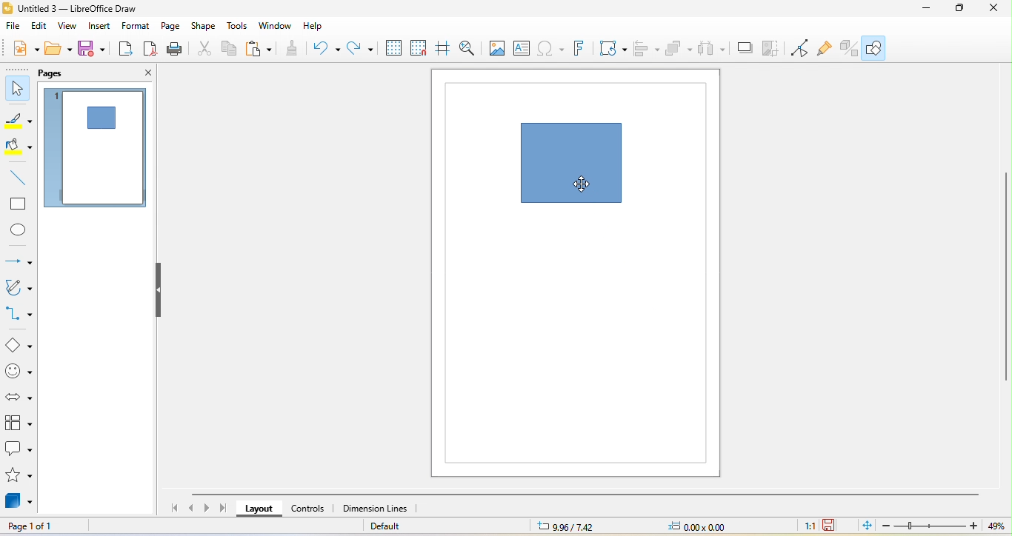  Describe the element at coordinates (190, 508) in the screenshot. I see `previous page` at that location.